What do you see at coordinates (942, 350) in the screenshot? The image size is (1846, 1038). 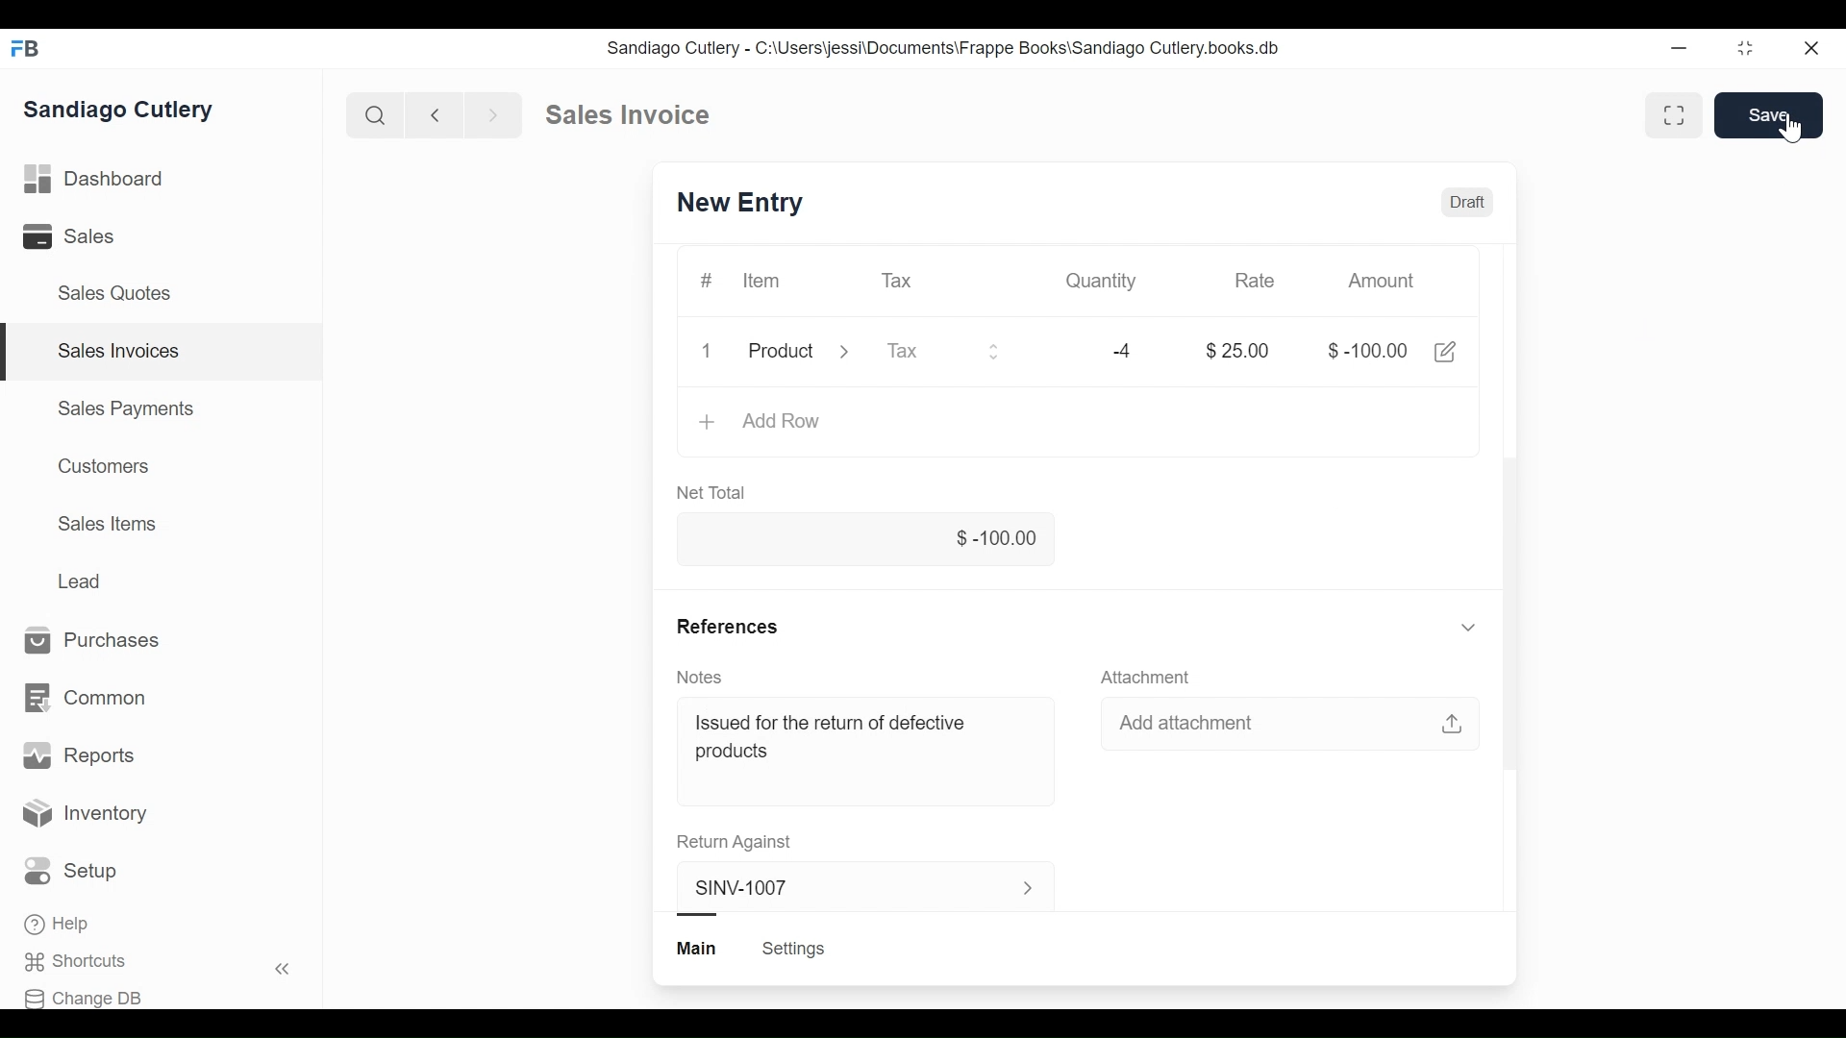 I see `Tax` at bounding box center [942, 350].